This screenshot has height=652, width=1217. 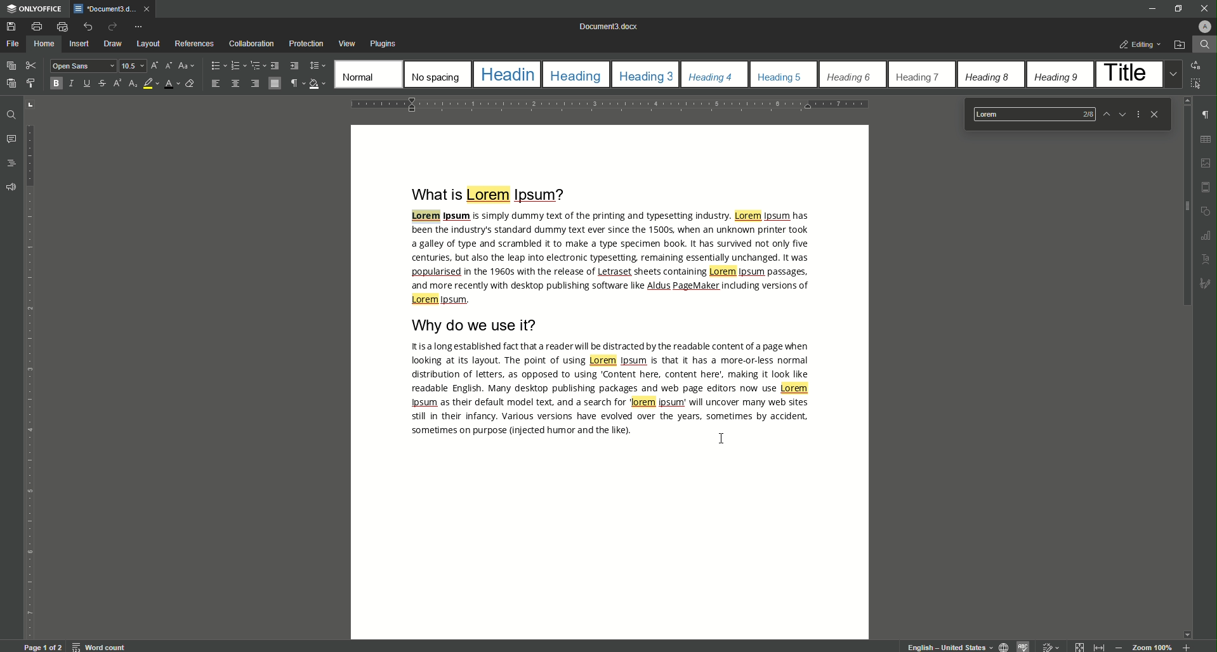 What do you see at coordinates (59, 25) in the screenshot?
I see `Quick Print` at bounding box center [59, 25].